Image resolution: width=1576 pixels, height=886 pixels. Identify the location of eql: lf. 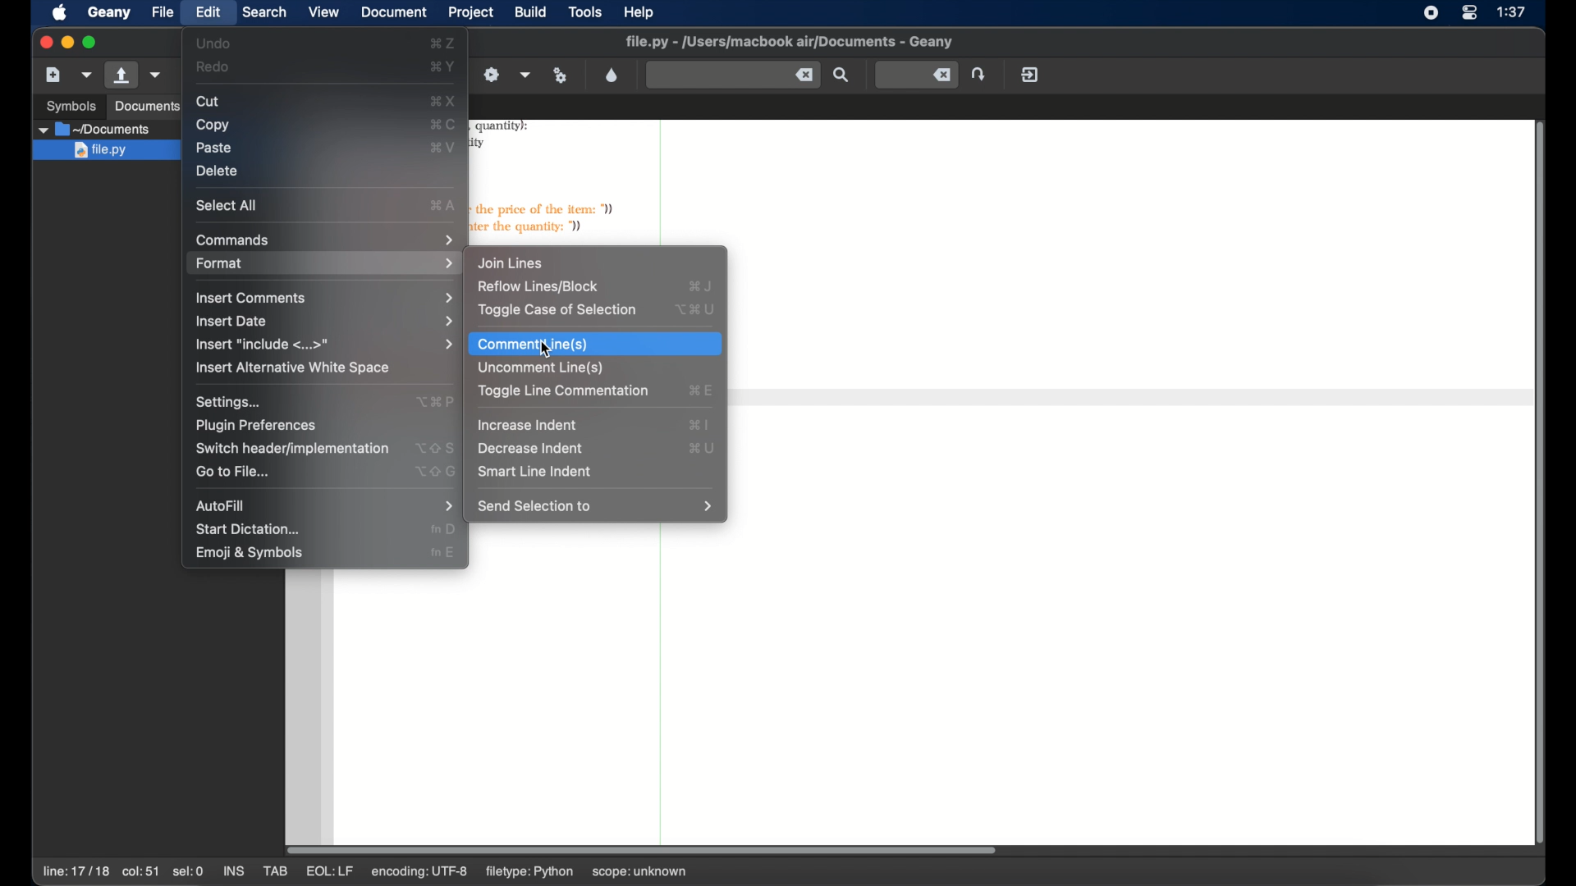
(330, 872).